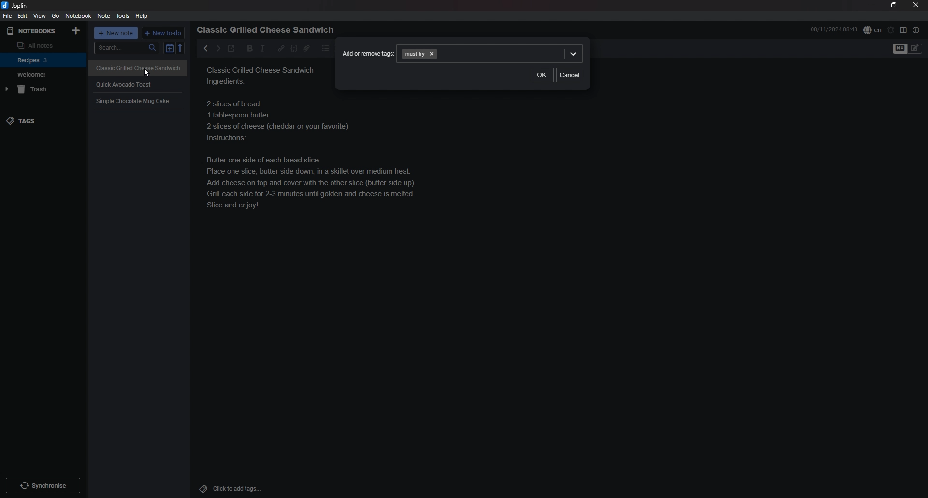  Describe the element at coordinates (164, 33) in the screenshot. I see `new todo` at that location.